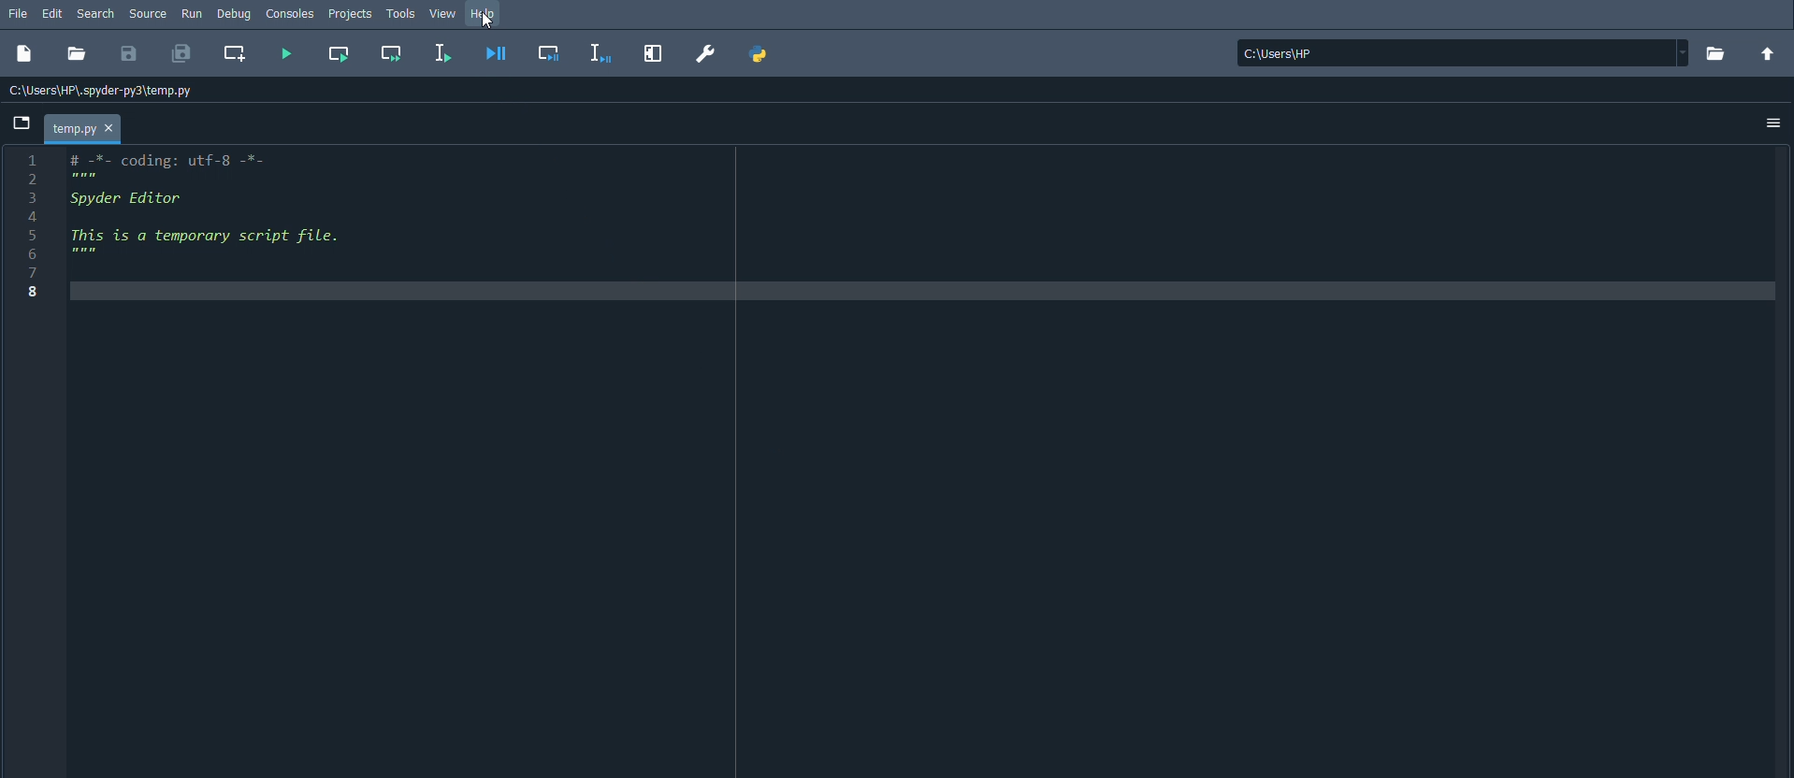  What do you see at coordinates (392, 54) in the screenshot?
I see `Run current cell and go to the next one` at bounding box center [392, 54].